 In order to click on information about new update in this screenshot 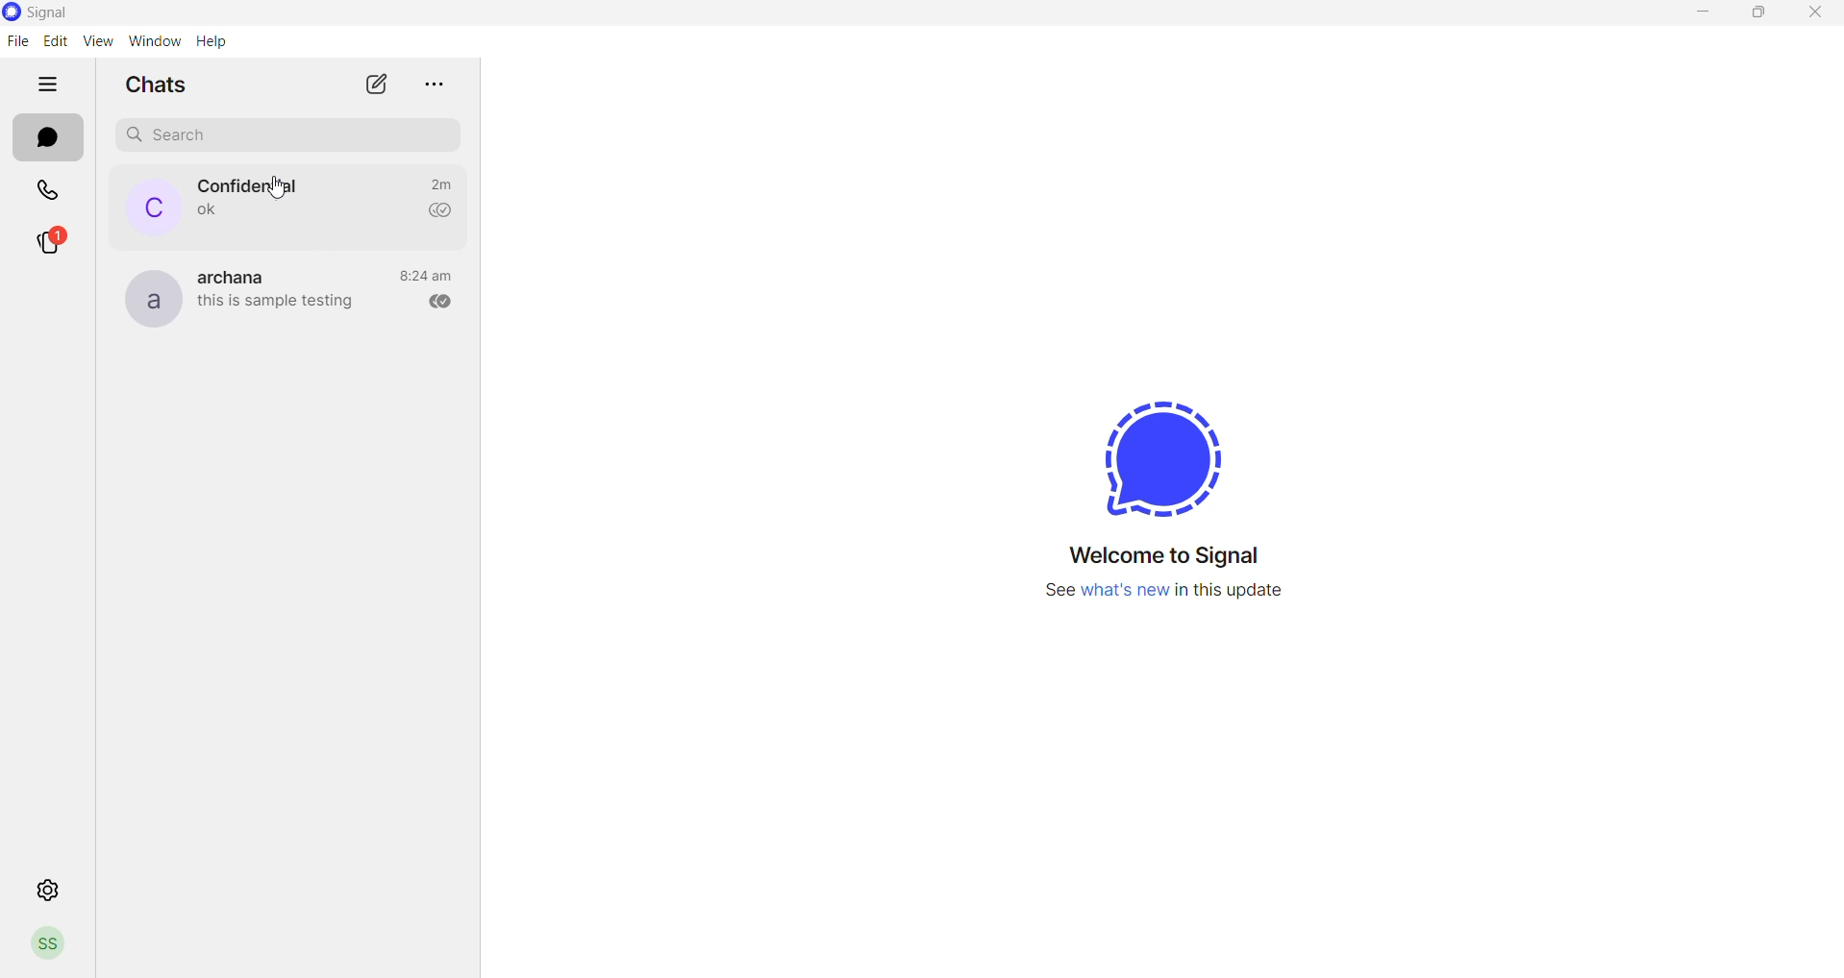, I will do `click(1167, 596)`.